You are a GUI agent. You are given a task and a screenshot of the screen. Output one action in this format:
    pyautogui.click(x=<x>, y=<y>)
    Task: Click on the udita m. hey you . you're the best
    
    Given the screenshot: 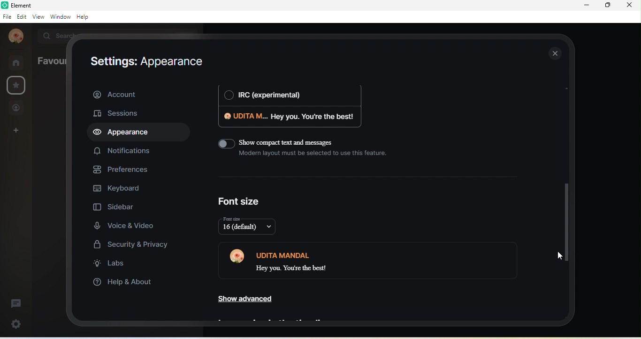 What is the action you would take?
    pyautogui.click(x=288, y=119)
    